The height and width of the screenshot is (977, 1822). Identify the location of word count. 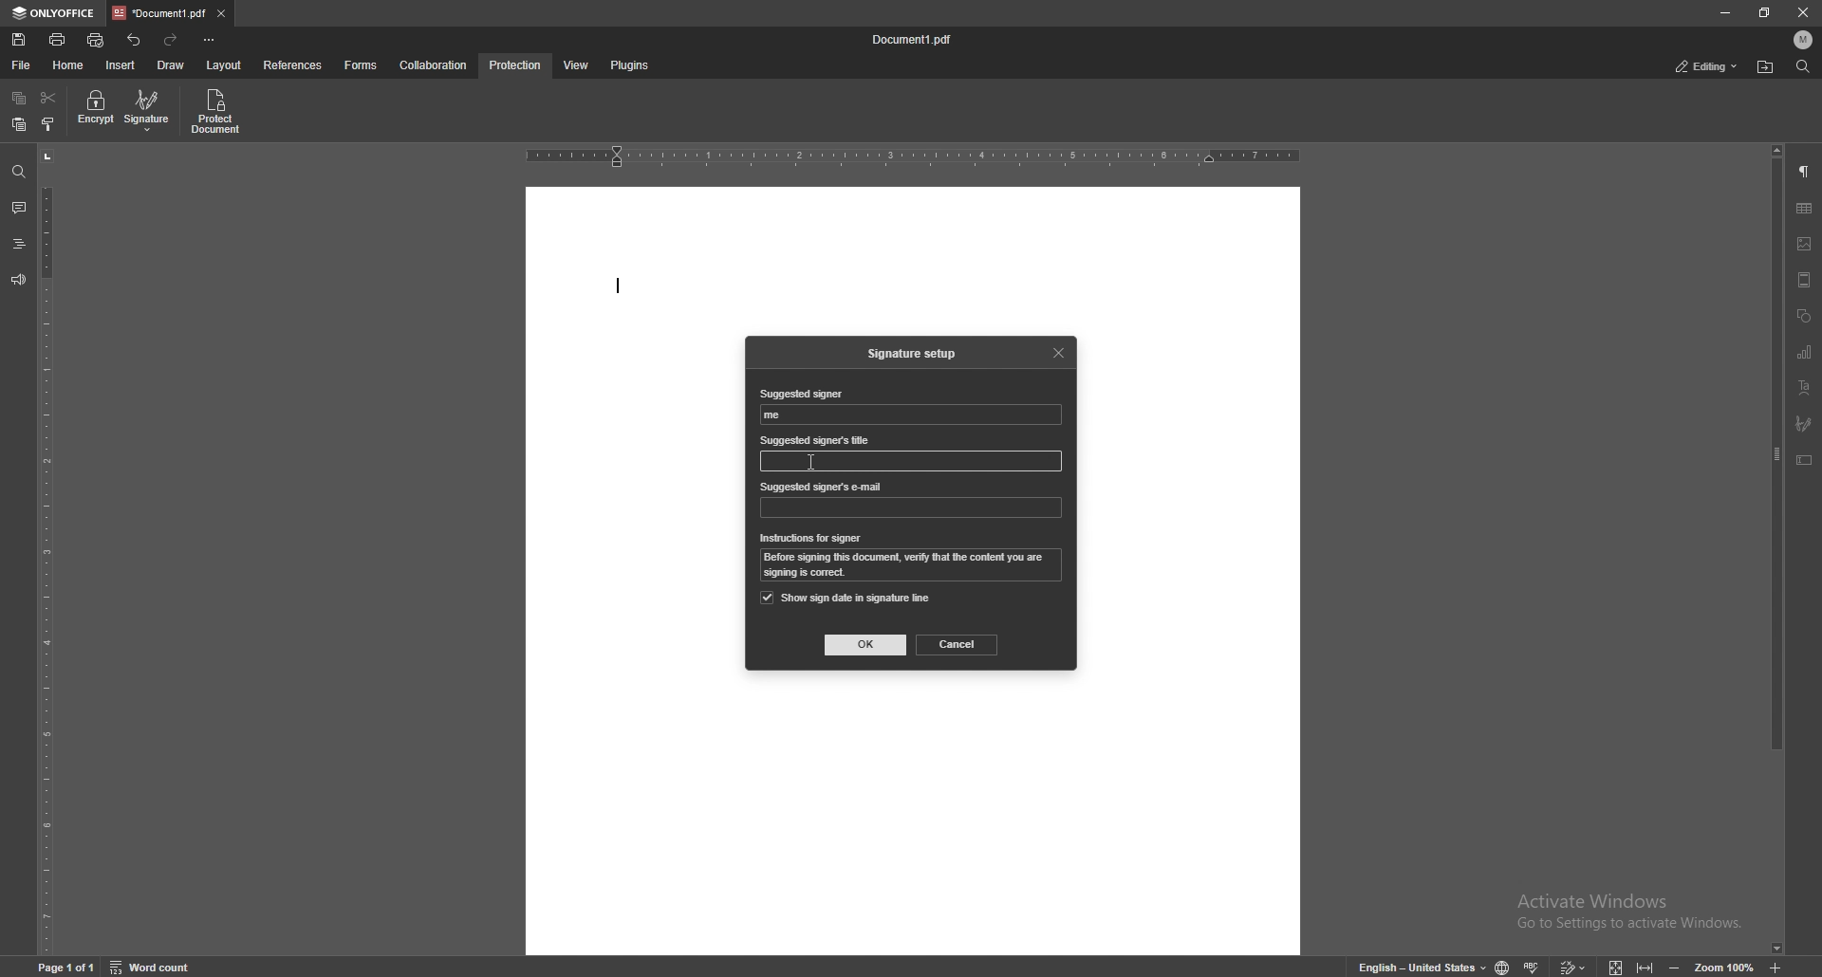
(162, 966).